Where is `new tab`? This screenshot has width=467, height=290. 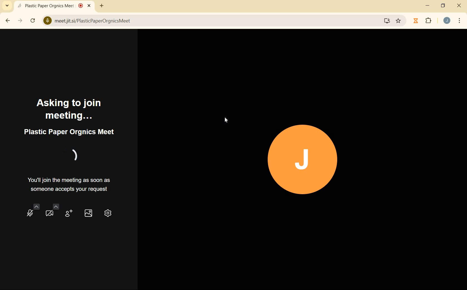 new tab is located at coordinates (101, 7).